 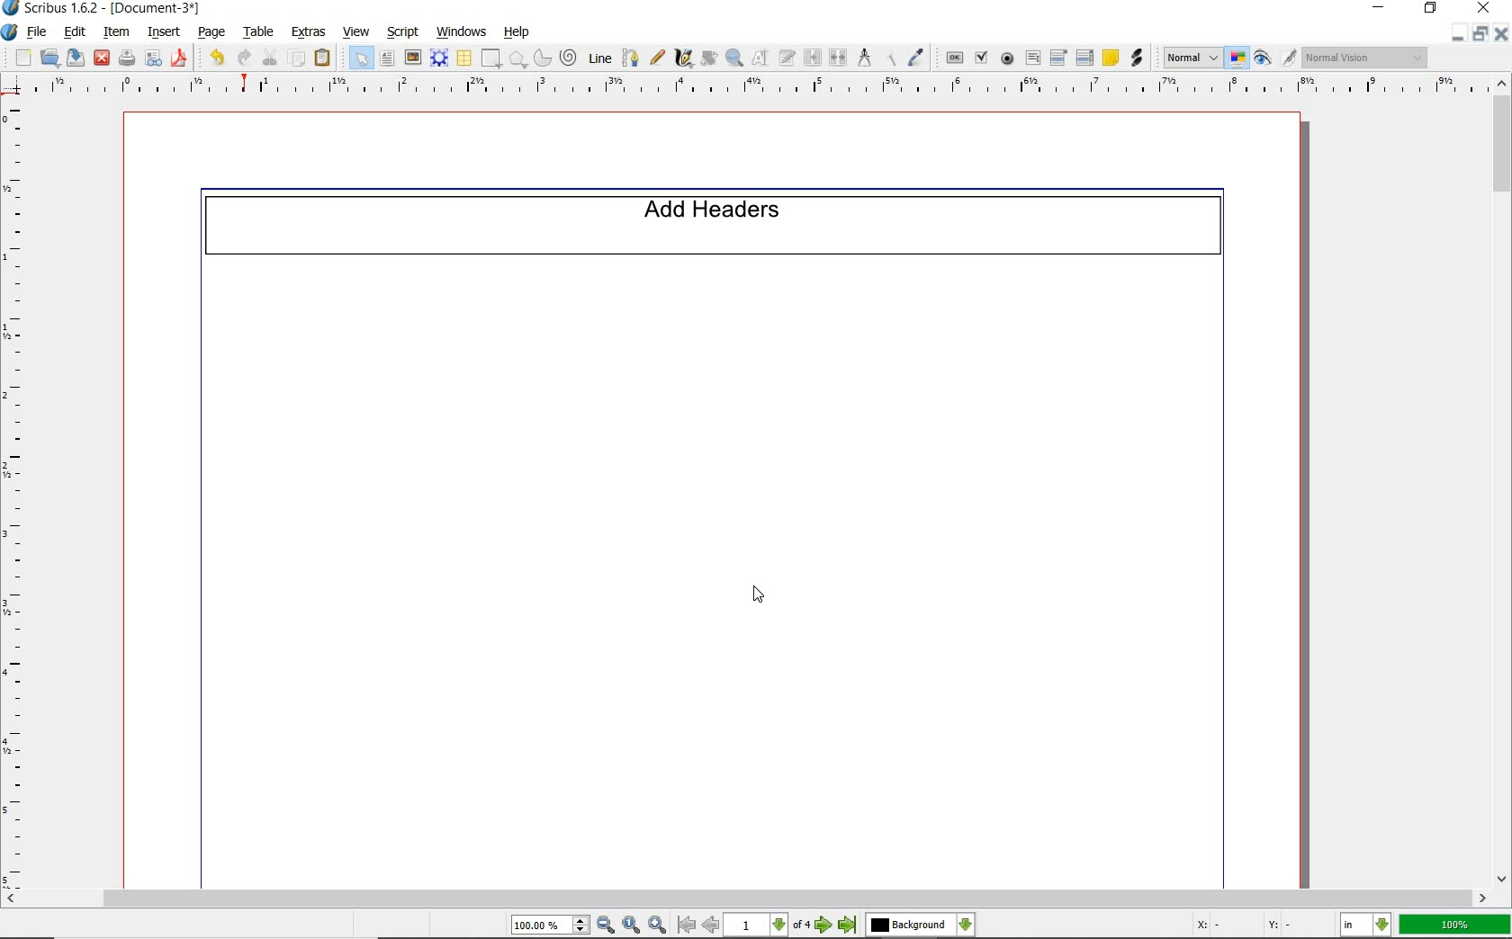 I want to click on shape, so click(x=491, y=58).